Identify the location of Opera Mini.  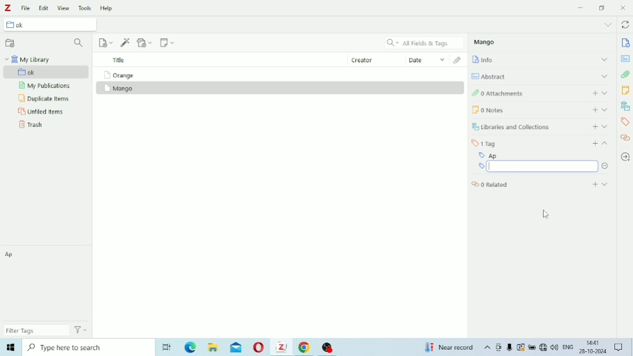
(260, 347).